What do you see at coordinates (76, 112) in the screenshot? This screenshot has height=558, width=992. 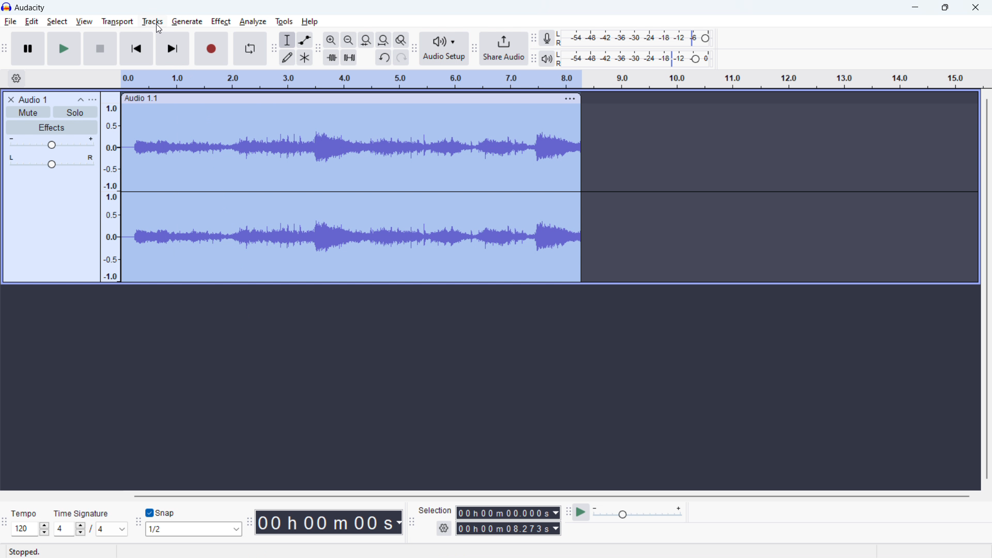 I see `solo` at bounding box center [76, 112].